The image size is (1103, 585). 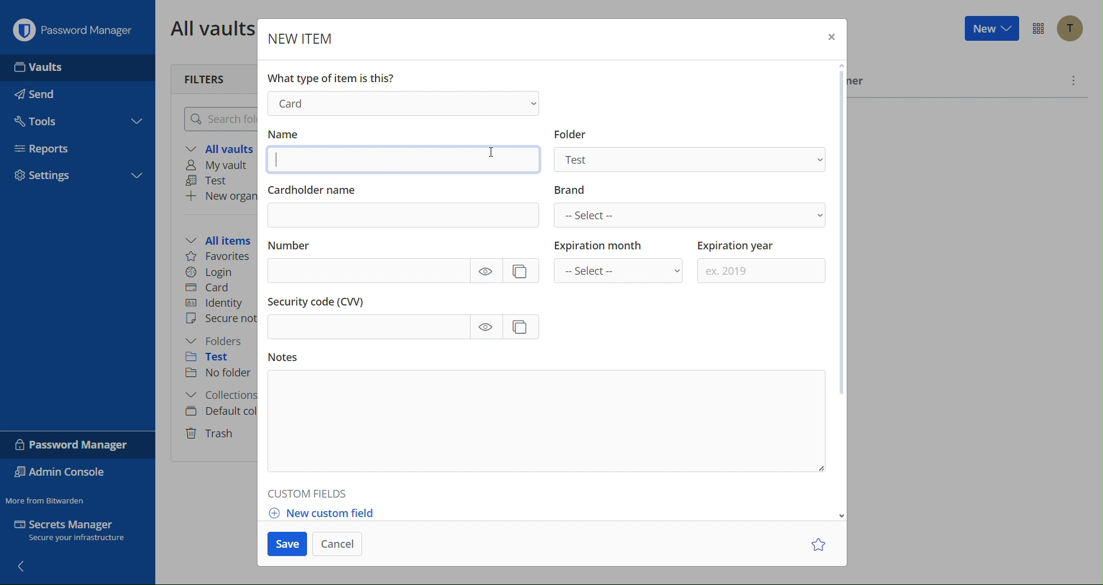 What do you see at coordinates (991, 28) in the screenshot?
I see `New` at bounding box center [991, 28].